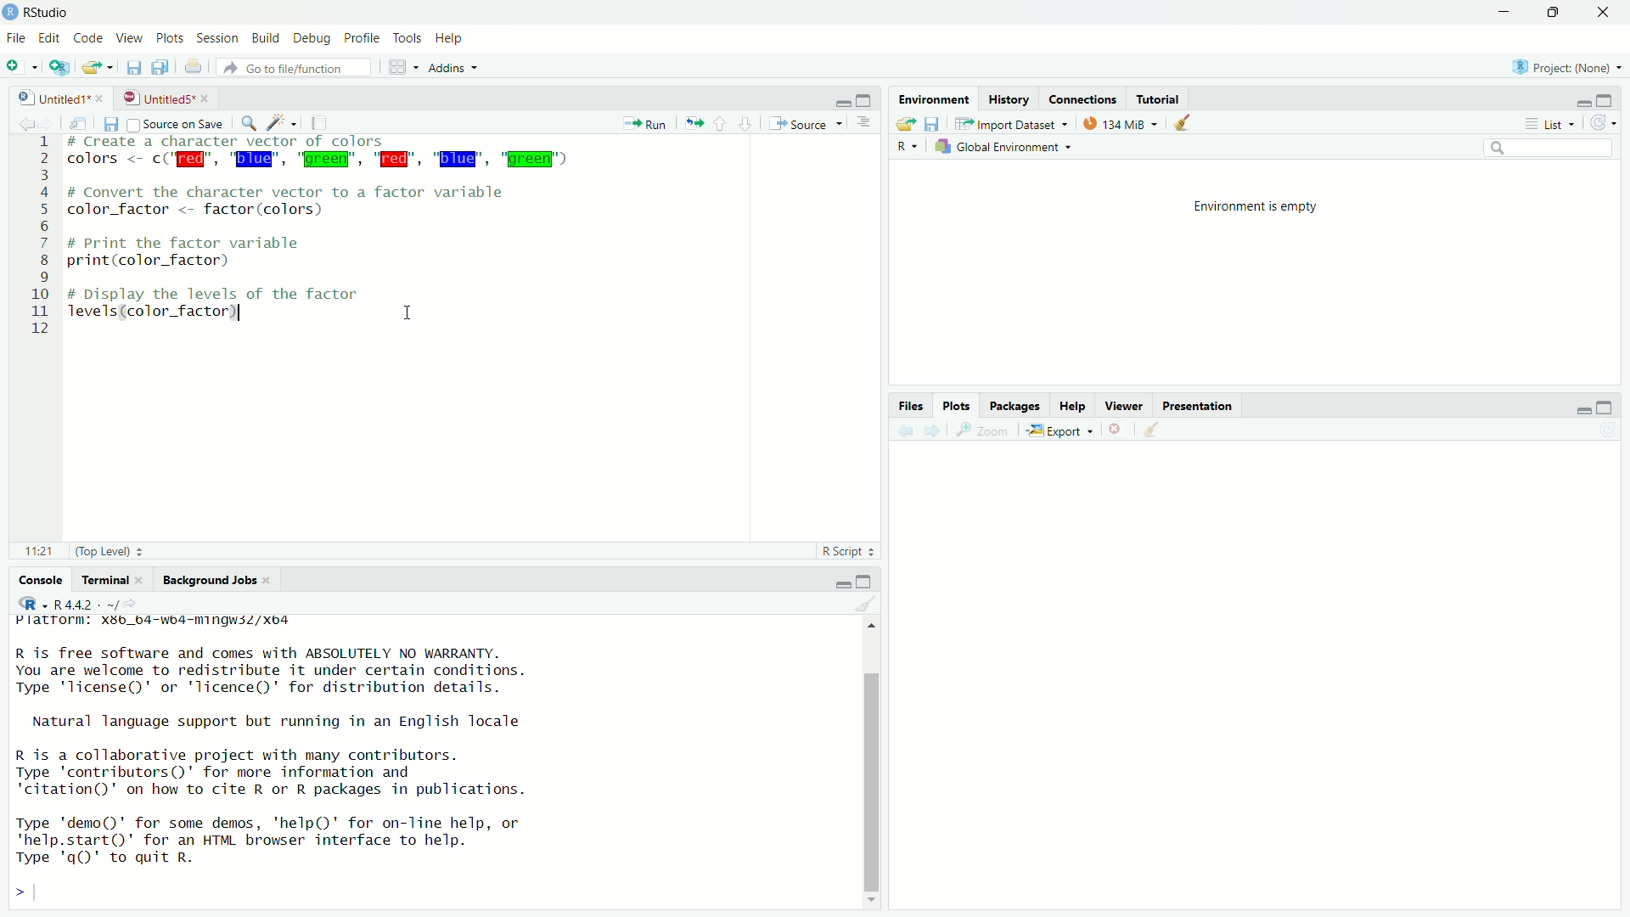  What do you see at coordinates (15, 39) in the screenshot?
I see `file` at bounding box center [15, 39].